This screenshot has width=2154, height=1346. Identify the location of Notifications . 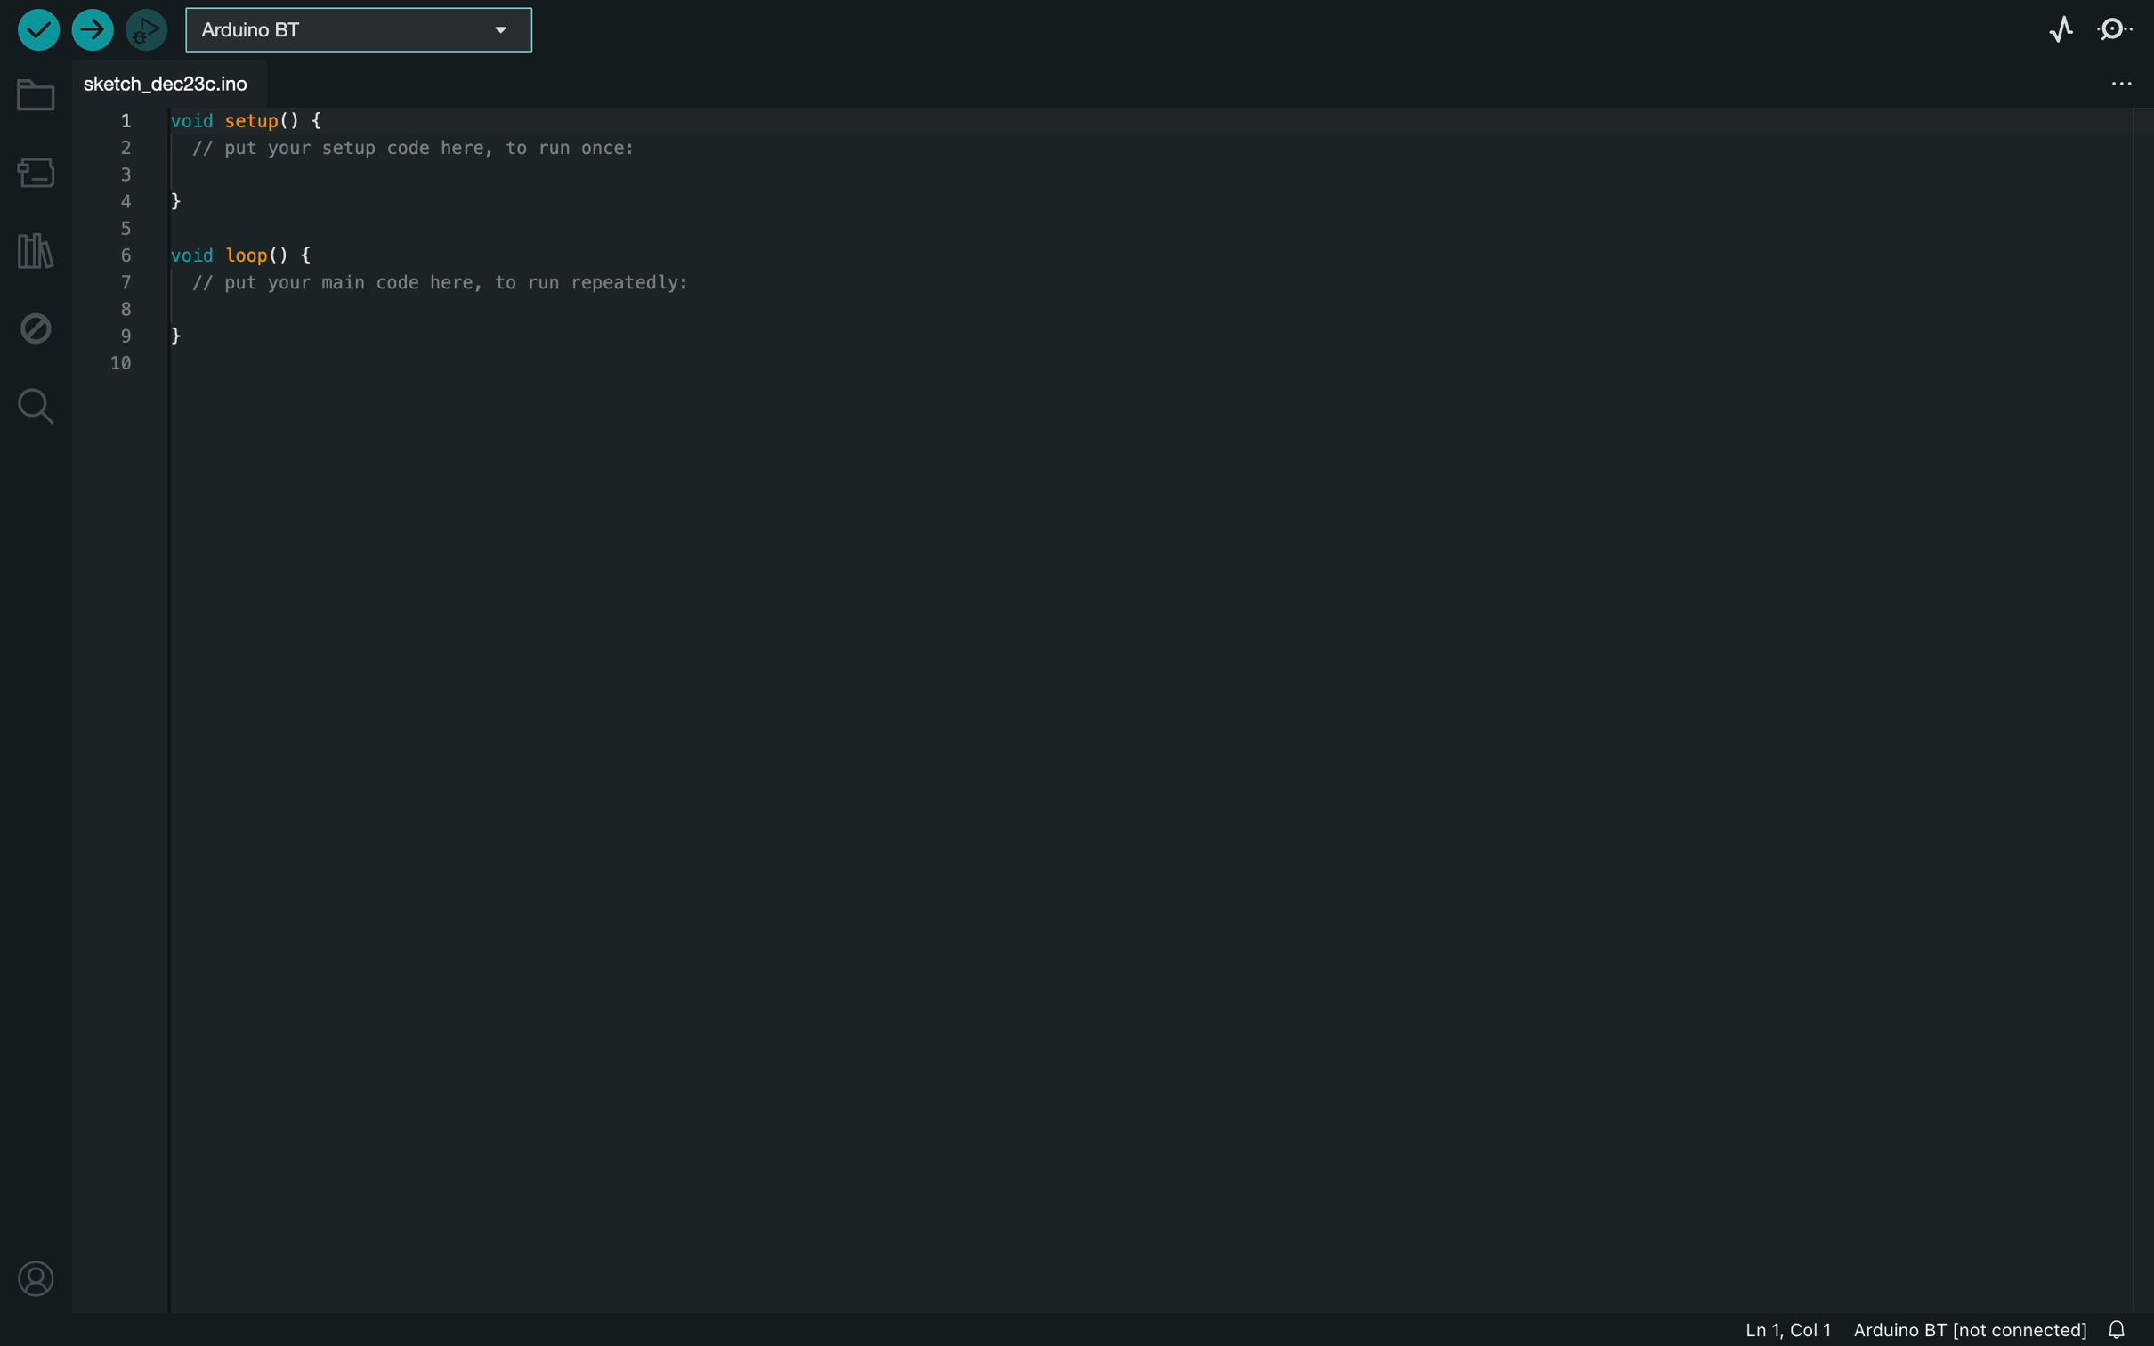
(2123, 1325).